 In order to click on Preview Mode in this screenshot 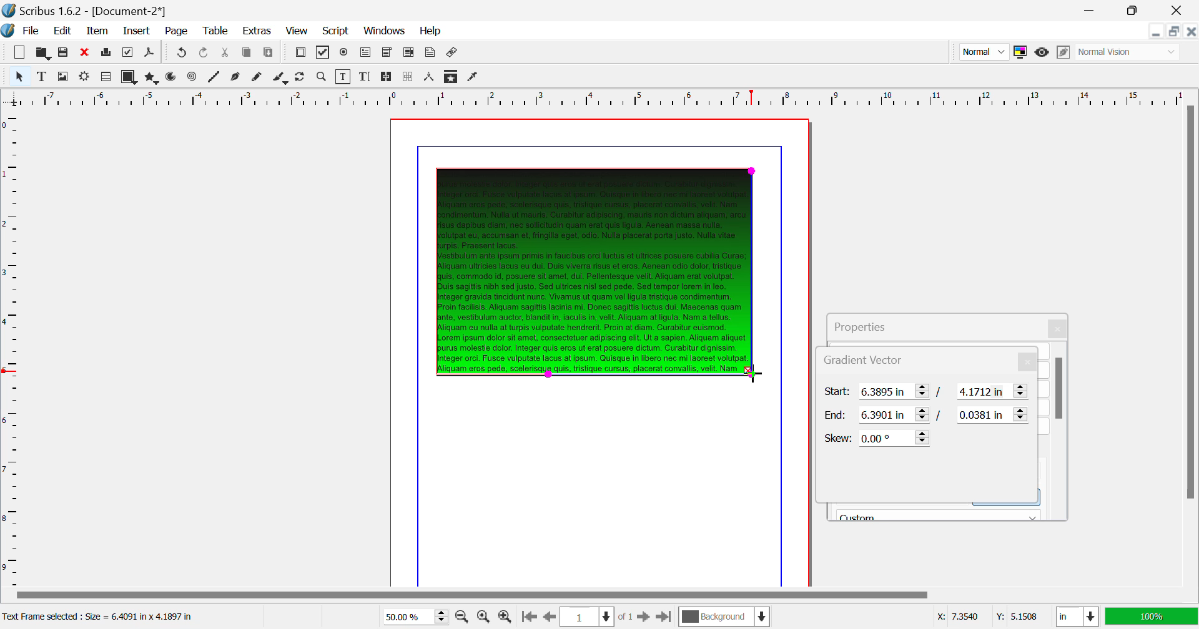, I will do `click(983, 51)`.